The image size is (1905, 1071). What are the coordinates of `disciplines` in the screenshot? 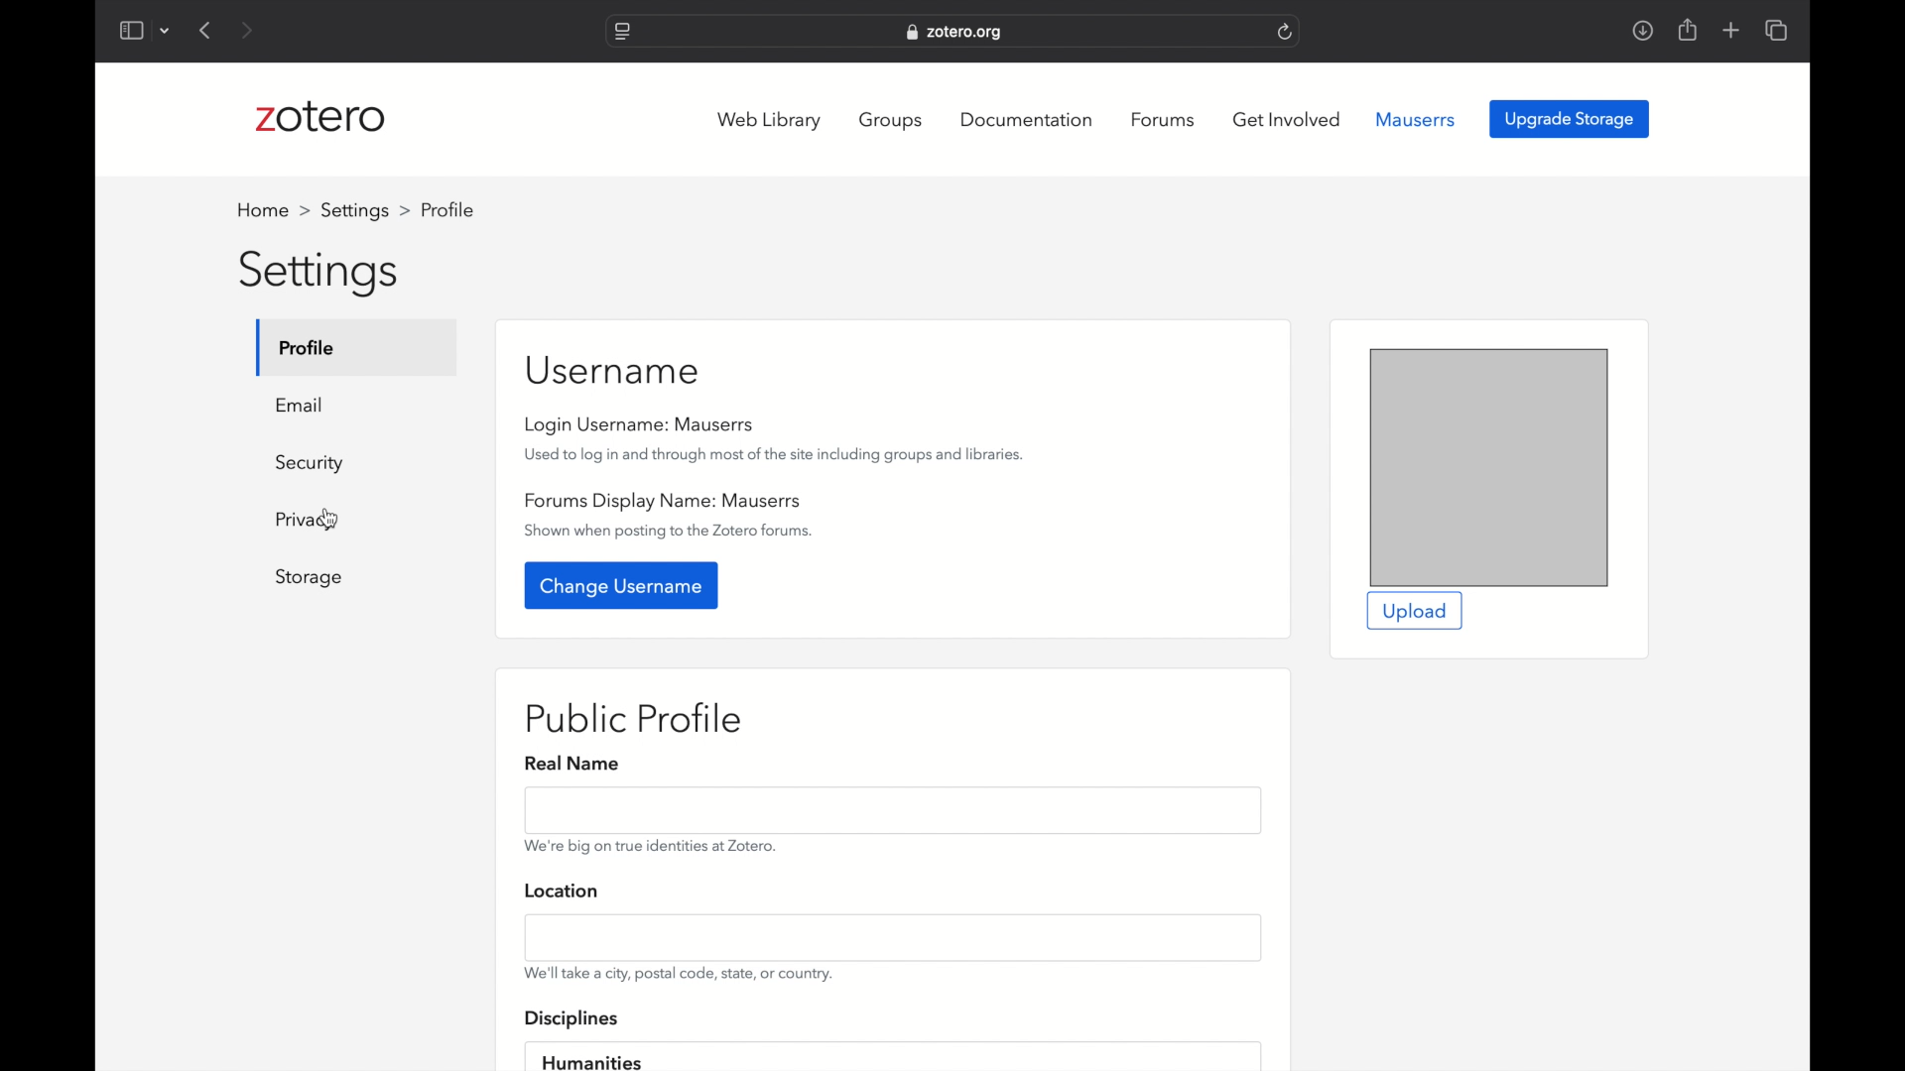 It's located at (573, 1020).